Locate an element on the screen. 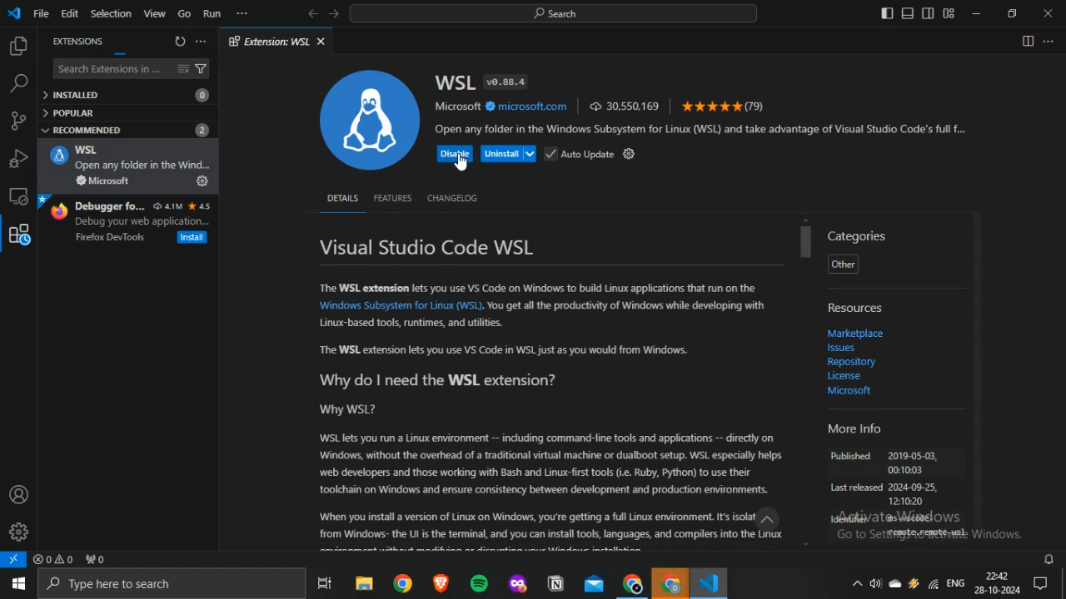  brave is located at coordinates (441, 582).